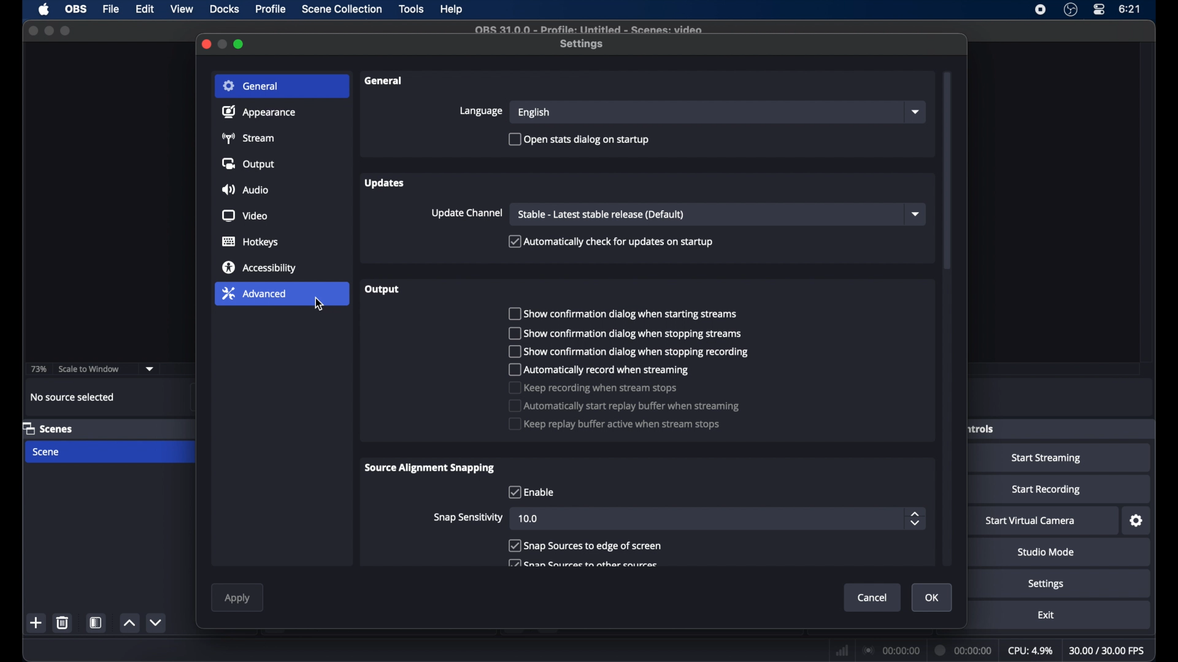 This screenshot has width=1178, height=662. Describe the element at coordinates (613, 425) in the screenshot. I see `Keep replay buffer active when stream stops` at that location.